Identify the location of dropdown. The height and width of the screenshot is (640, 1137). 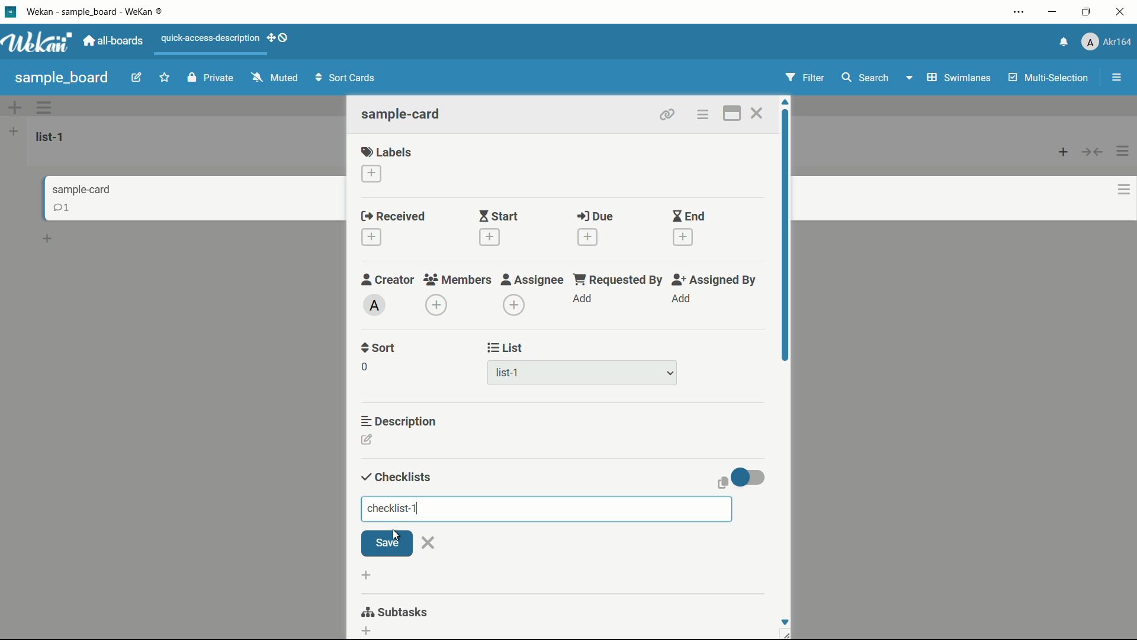
(671, 373).